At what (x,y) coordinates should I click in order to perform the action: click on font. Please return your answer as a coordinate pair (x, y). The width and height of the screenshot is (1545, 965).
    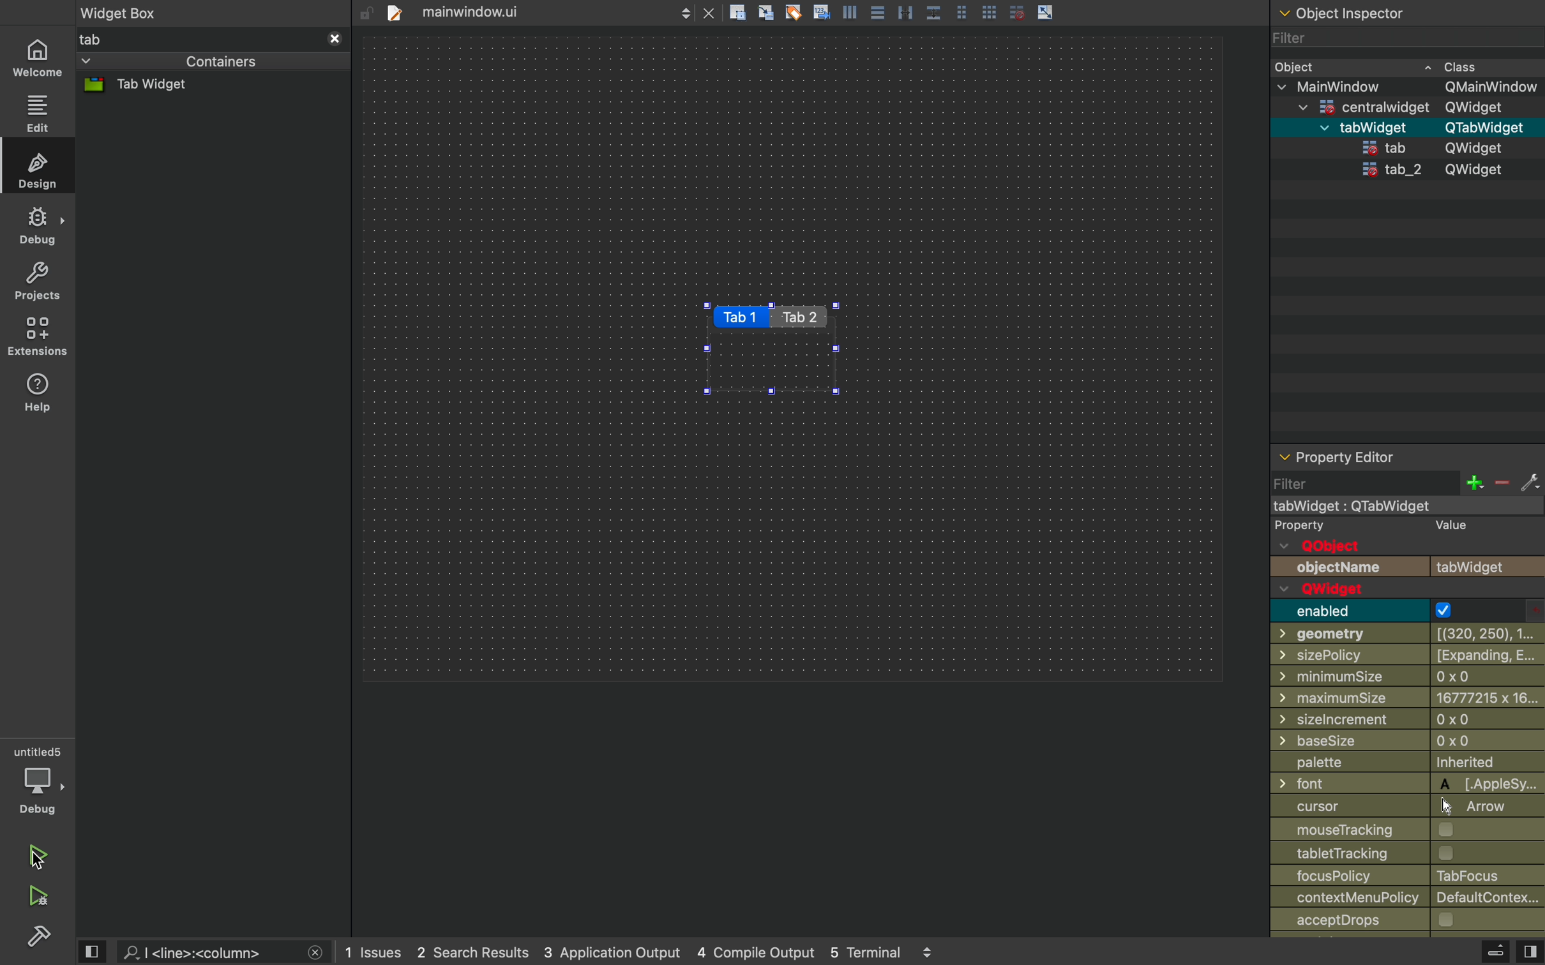
    Looking at the image, I should click on (1407, 784).